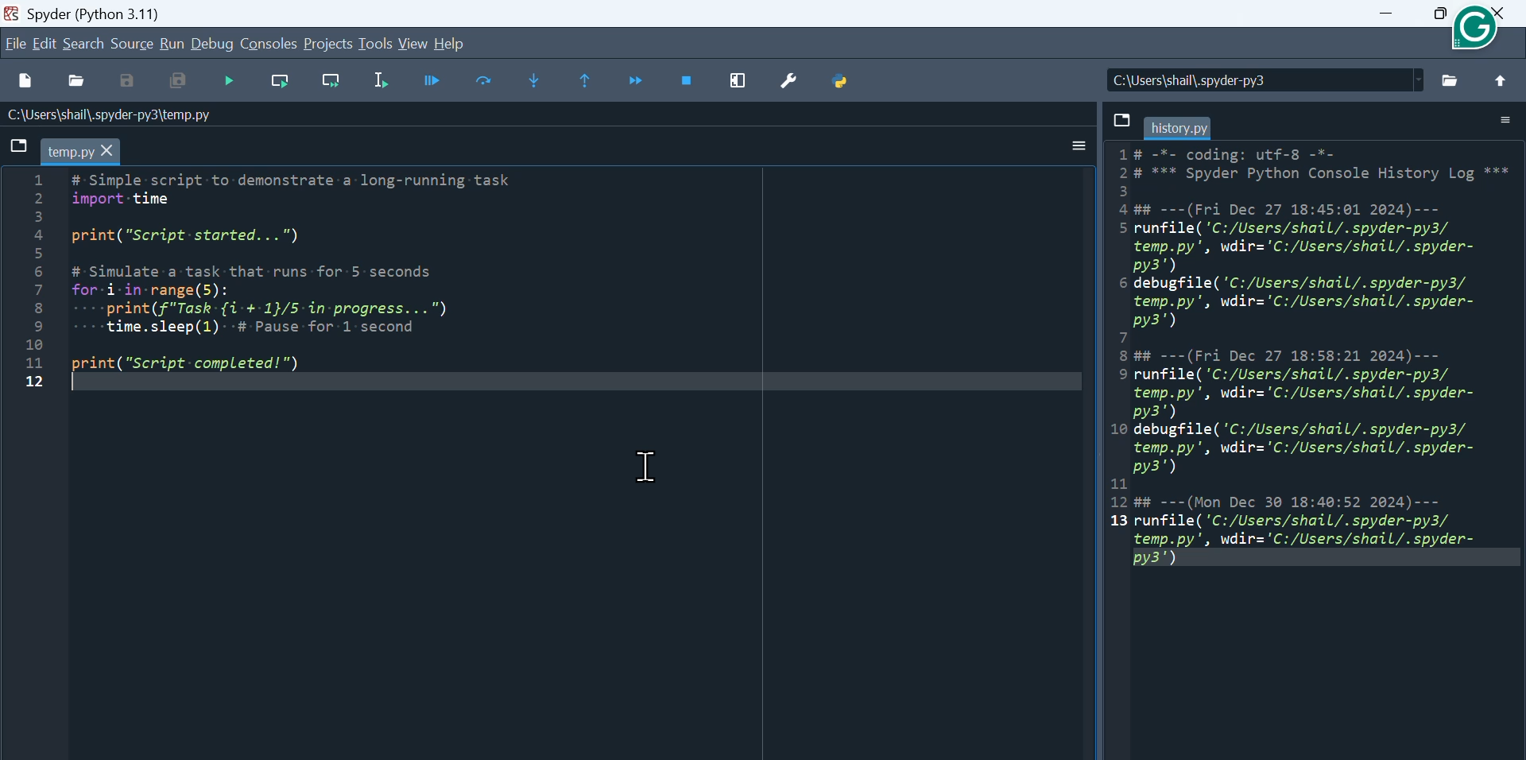  I want to click on Minimize, so click(1389, 14).